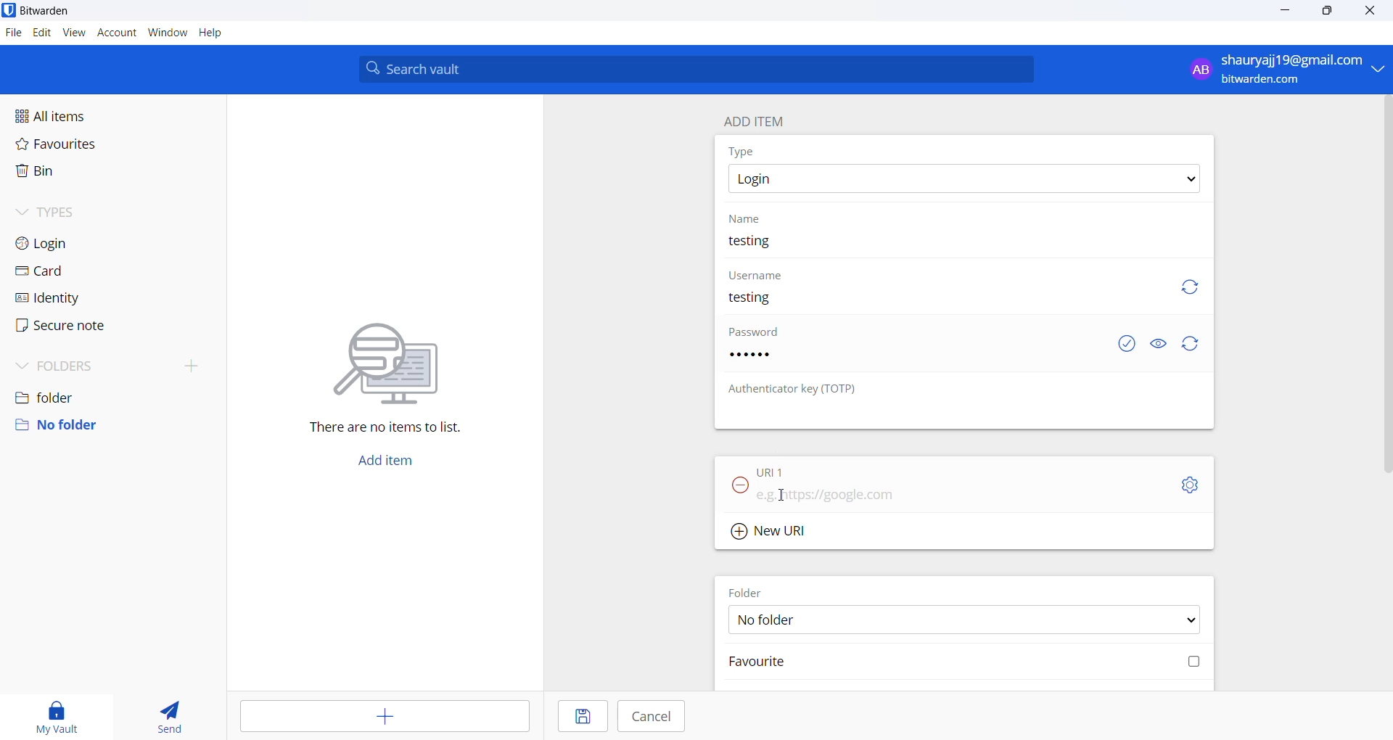 The image size is (1393, 740). What do you see at coordinates (966, 620) in the screenshot?
I see `FOLDER options` at bounding box center [966, 620].